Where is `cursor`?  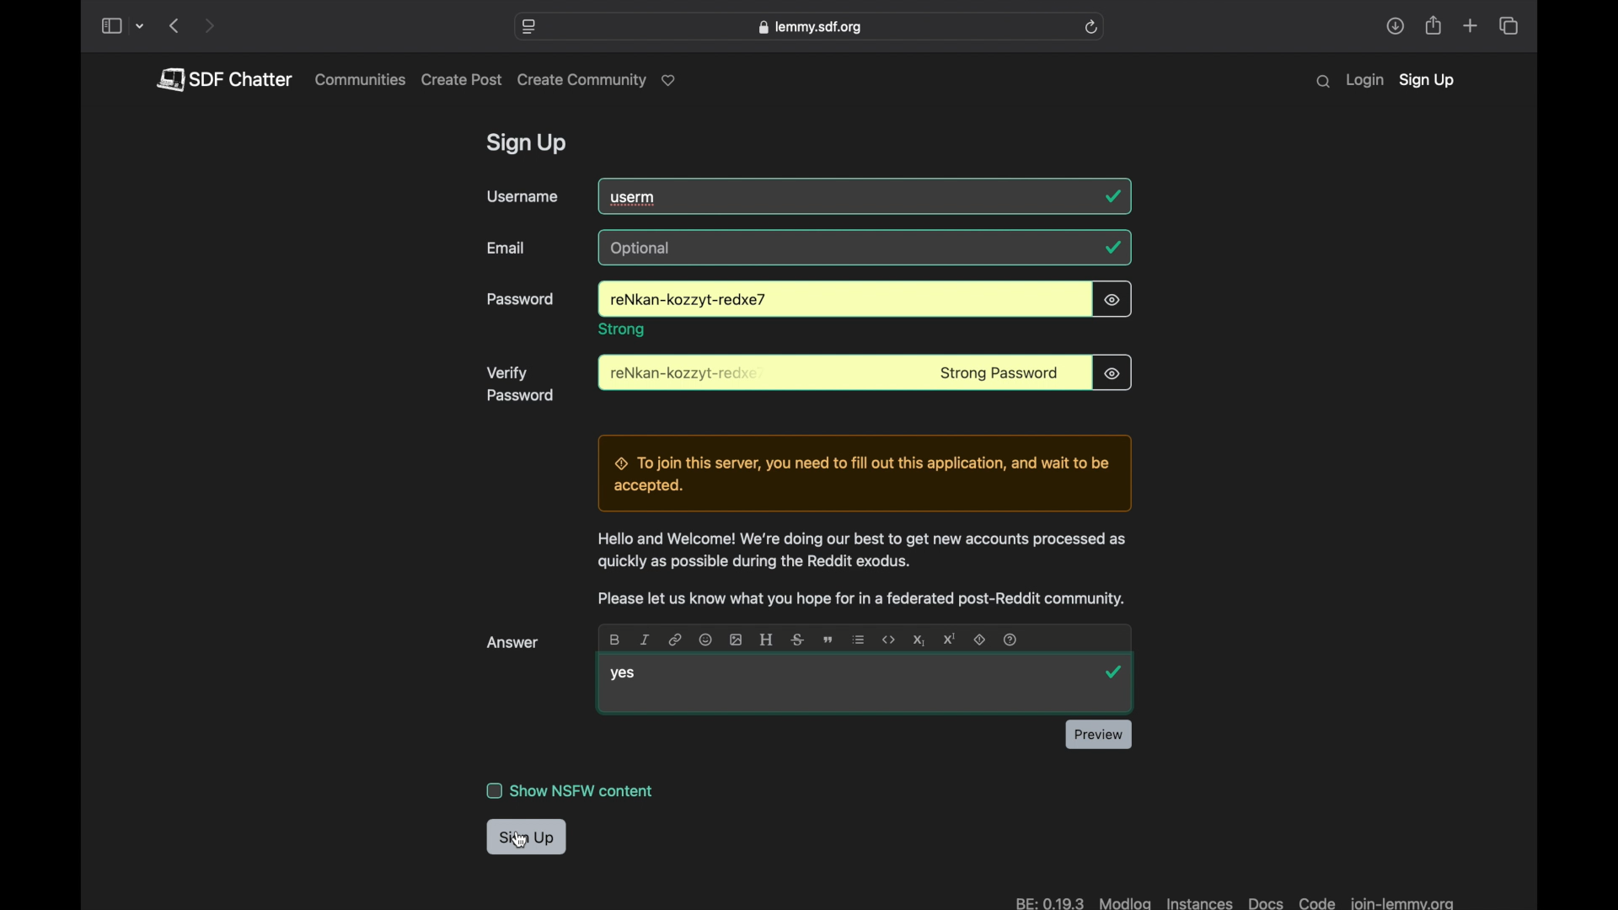 cursor is located at coordinates (521, 838).